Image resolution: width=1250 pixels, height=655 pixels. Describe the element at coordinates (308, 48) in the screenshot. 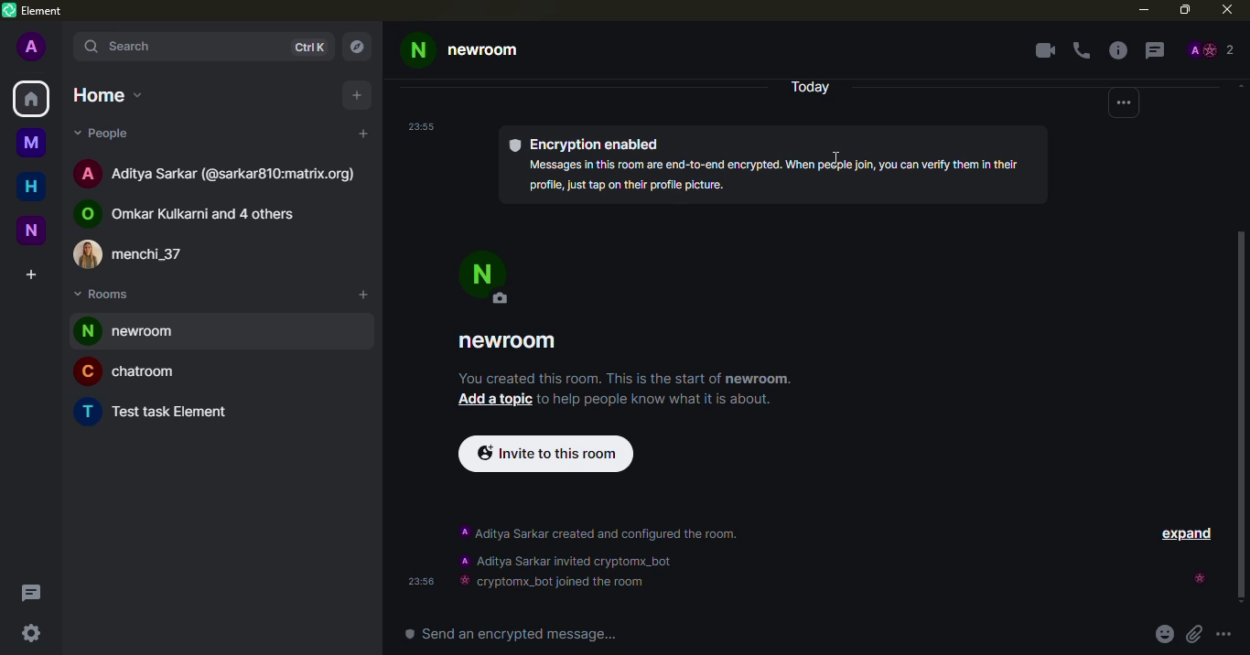

I see `ctrlK` at that location.